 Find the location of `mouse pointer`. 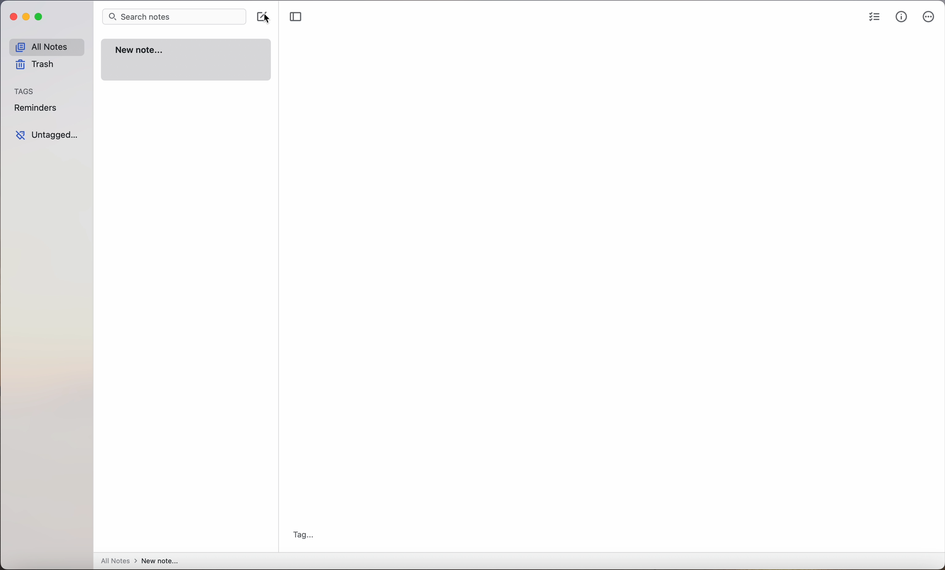

mouse pointer is located at coordinates (267, 19).